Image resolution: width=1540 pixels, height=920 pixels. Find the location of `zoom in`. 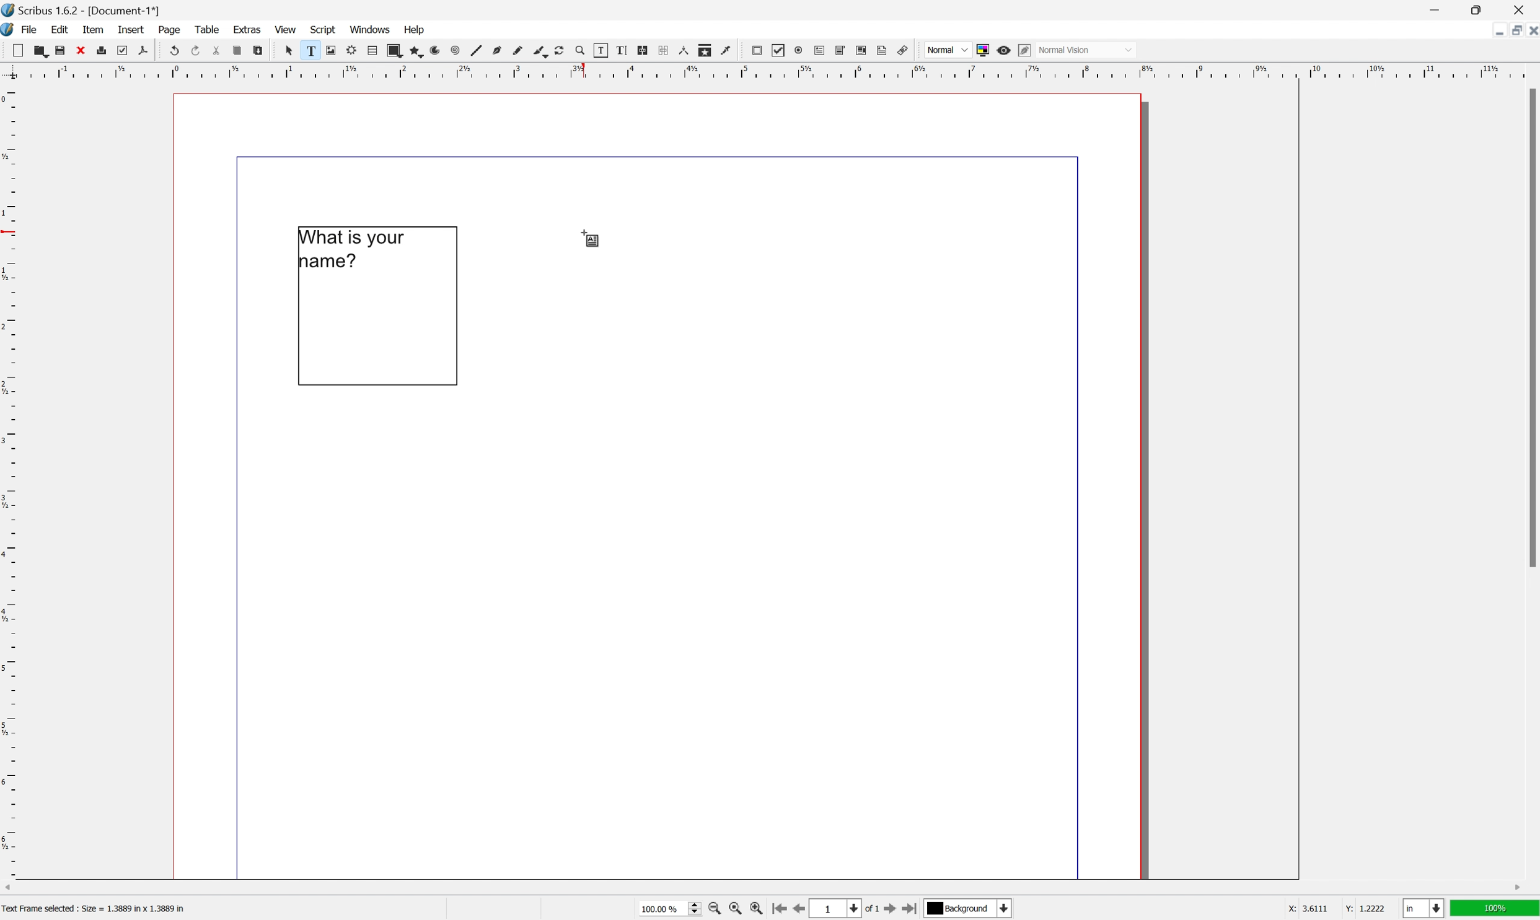

zoom in is located at coordinates (758, 910).